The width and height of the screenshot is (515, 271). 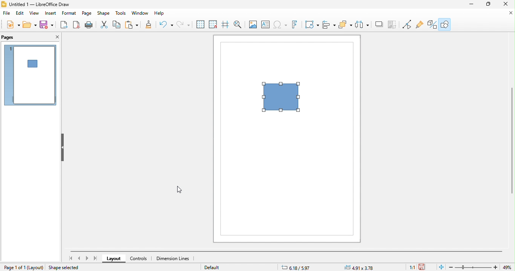 I want to click on helplines while moving, so click(x=227, y=25).